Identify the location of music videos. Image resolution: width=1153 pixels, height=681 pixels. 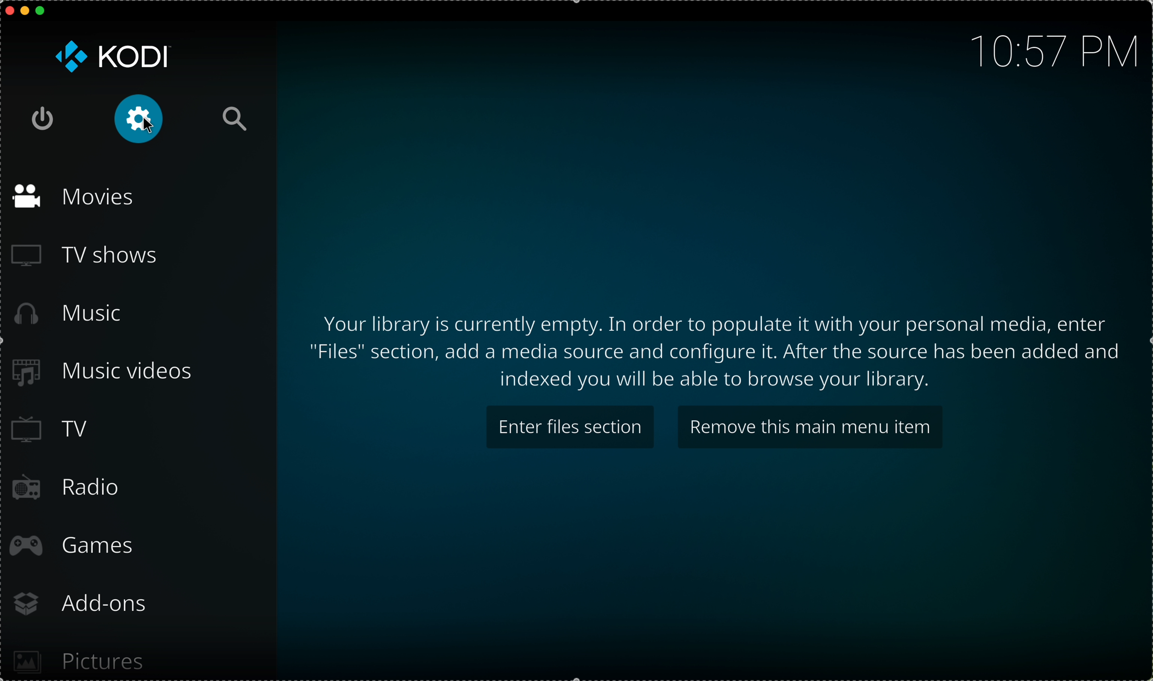
(111, 373).